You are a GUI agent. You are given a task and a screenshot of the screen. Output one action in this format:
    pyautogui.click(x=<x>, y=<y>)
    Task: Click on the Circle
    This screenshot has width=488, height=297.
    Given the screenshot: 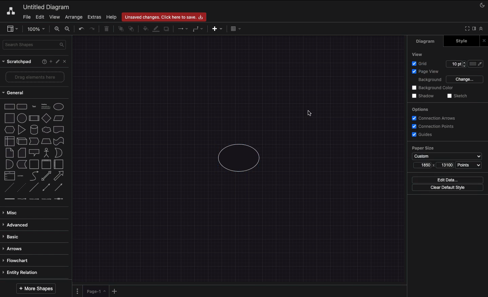 What is the action you would take?
    pyautogui.click(x=240, y=159)
    